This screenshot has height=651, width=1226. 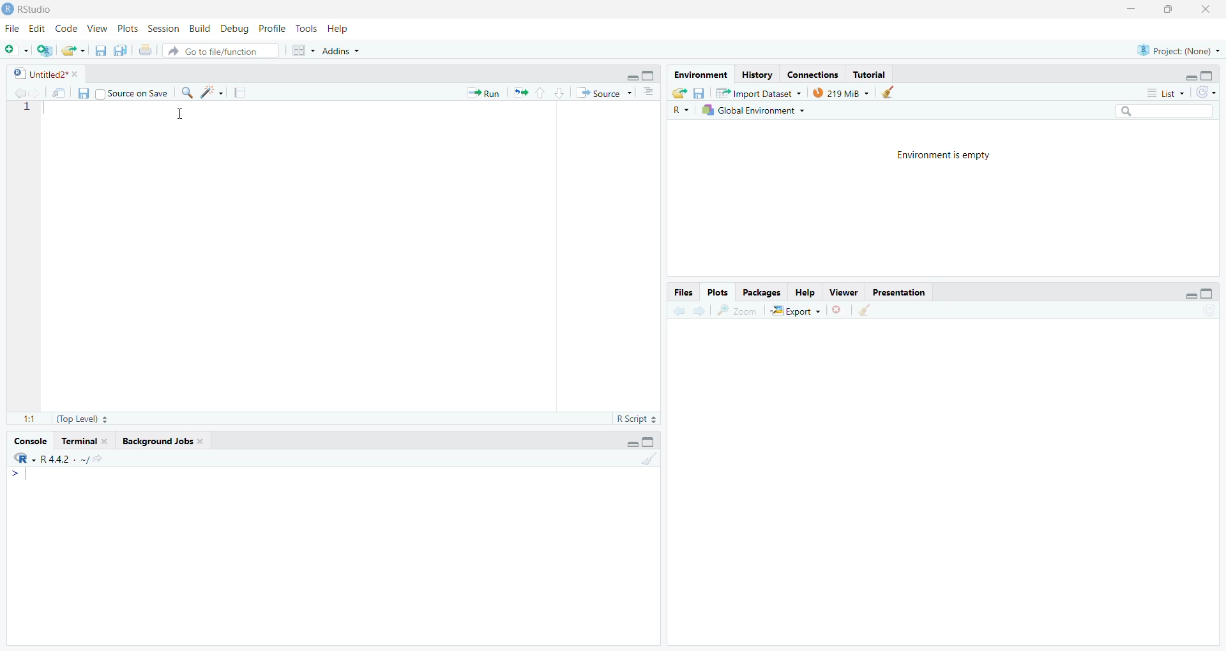 I want to click on Code, so click(x=67, y=29).